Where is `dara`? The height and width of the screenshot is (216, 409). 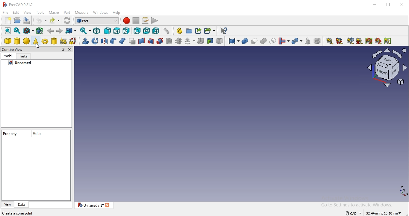 dara is located at coordinates (23, 204).